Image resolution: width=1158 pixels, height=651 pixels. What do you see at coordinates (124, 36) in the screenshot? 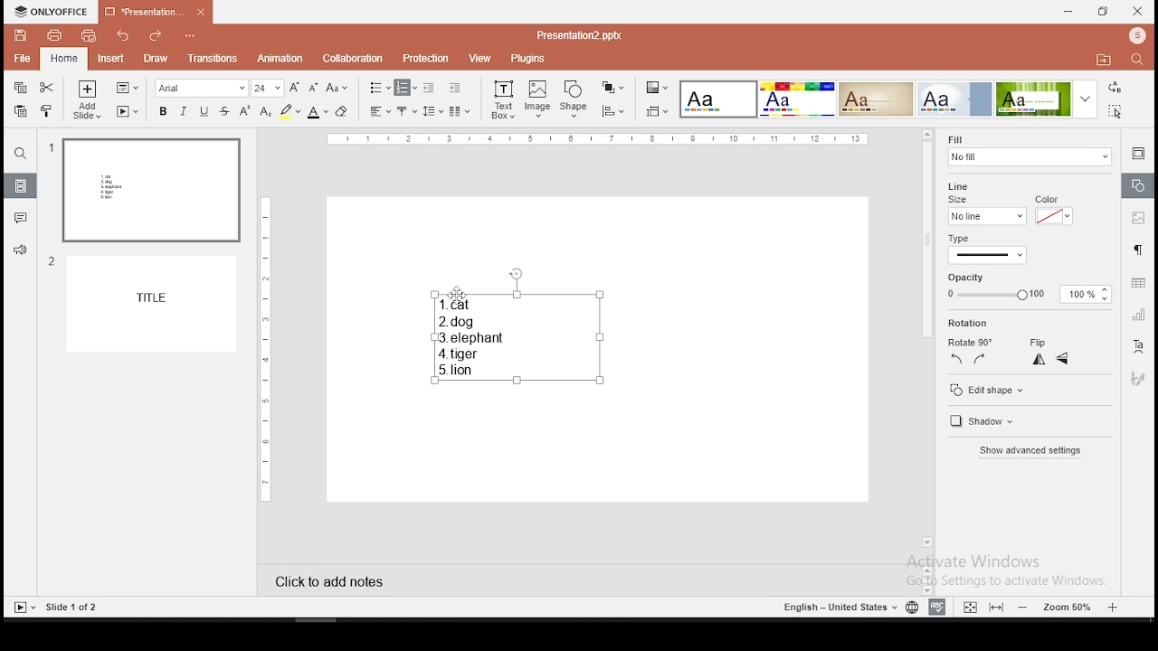
I see `undo` at bounding box center [124, 36].